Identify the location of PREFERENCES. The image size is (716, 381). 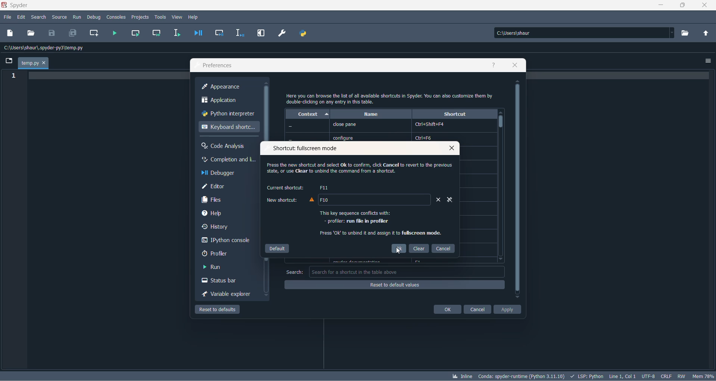
(283, 33).